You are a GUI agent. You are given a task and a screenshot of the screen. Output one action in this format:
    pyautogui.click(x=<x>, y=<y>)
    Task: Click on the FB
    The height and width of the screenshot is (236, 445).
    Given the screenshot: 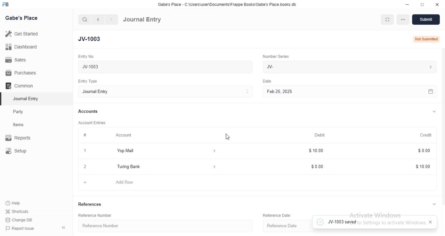 What is the action you would take?
    pyautogui.click(x=6, y=5)
    